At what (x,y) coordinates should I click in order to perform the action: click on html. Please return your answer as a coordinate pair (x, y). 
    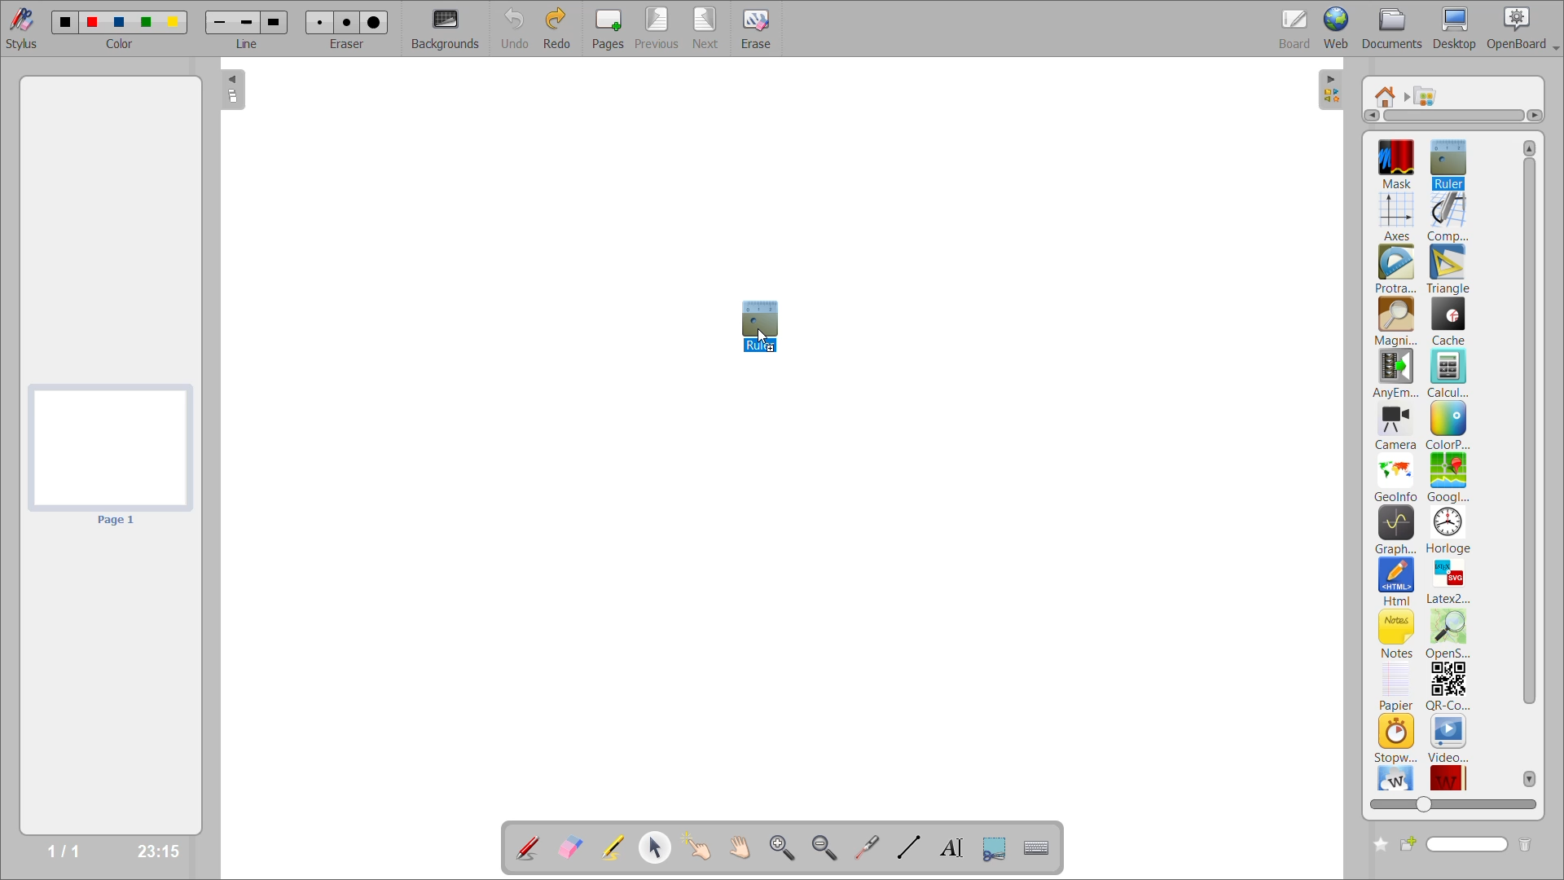
    Looking at the image, I should click on (1398, 583).